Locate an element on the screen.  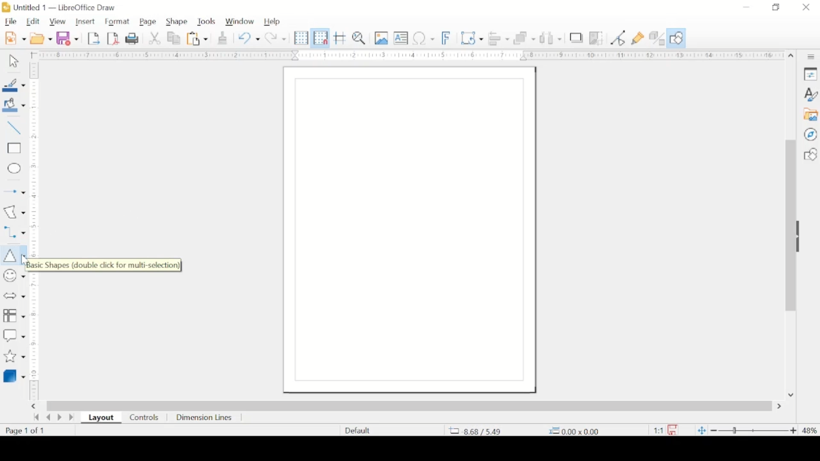
insert curves and polygons is located at coordinates (14, 212).